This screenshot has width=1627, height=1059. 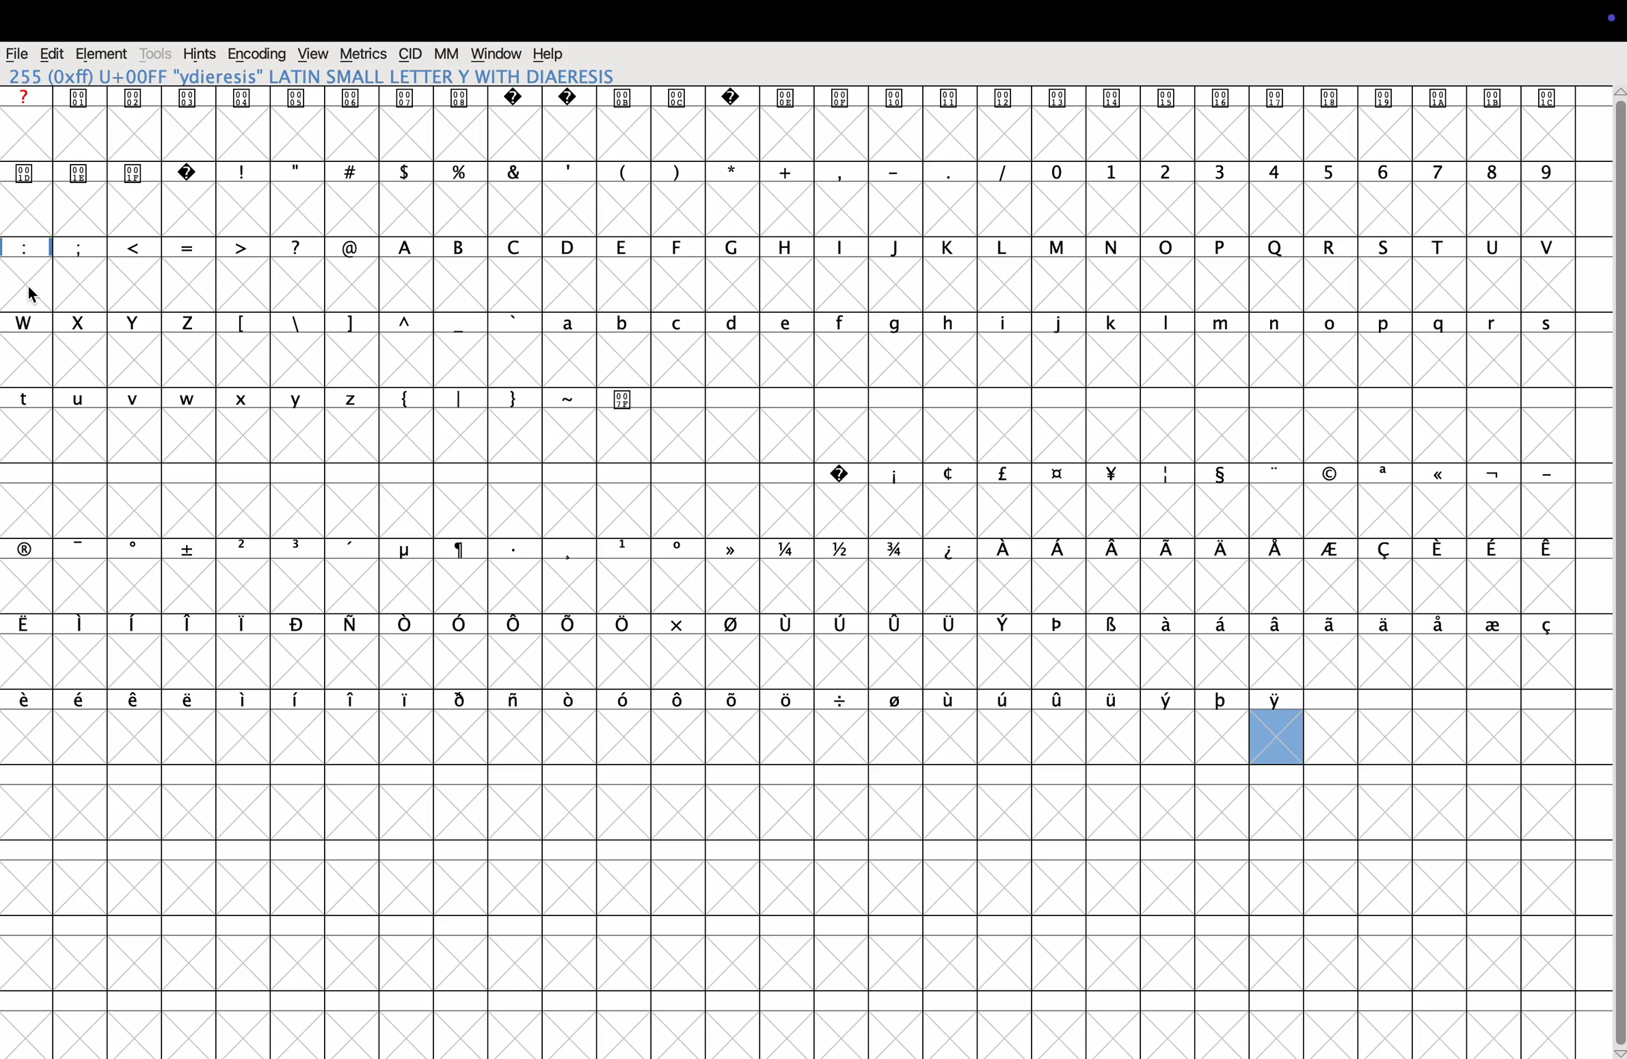 I want to click on cid, so click(x=411, y=54).